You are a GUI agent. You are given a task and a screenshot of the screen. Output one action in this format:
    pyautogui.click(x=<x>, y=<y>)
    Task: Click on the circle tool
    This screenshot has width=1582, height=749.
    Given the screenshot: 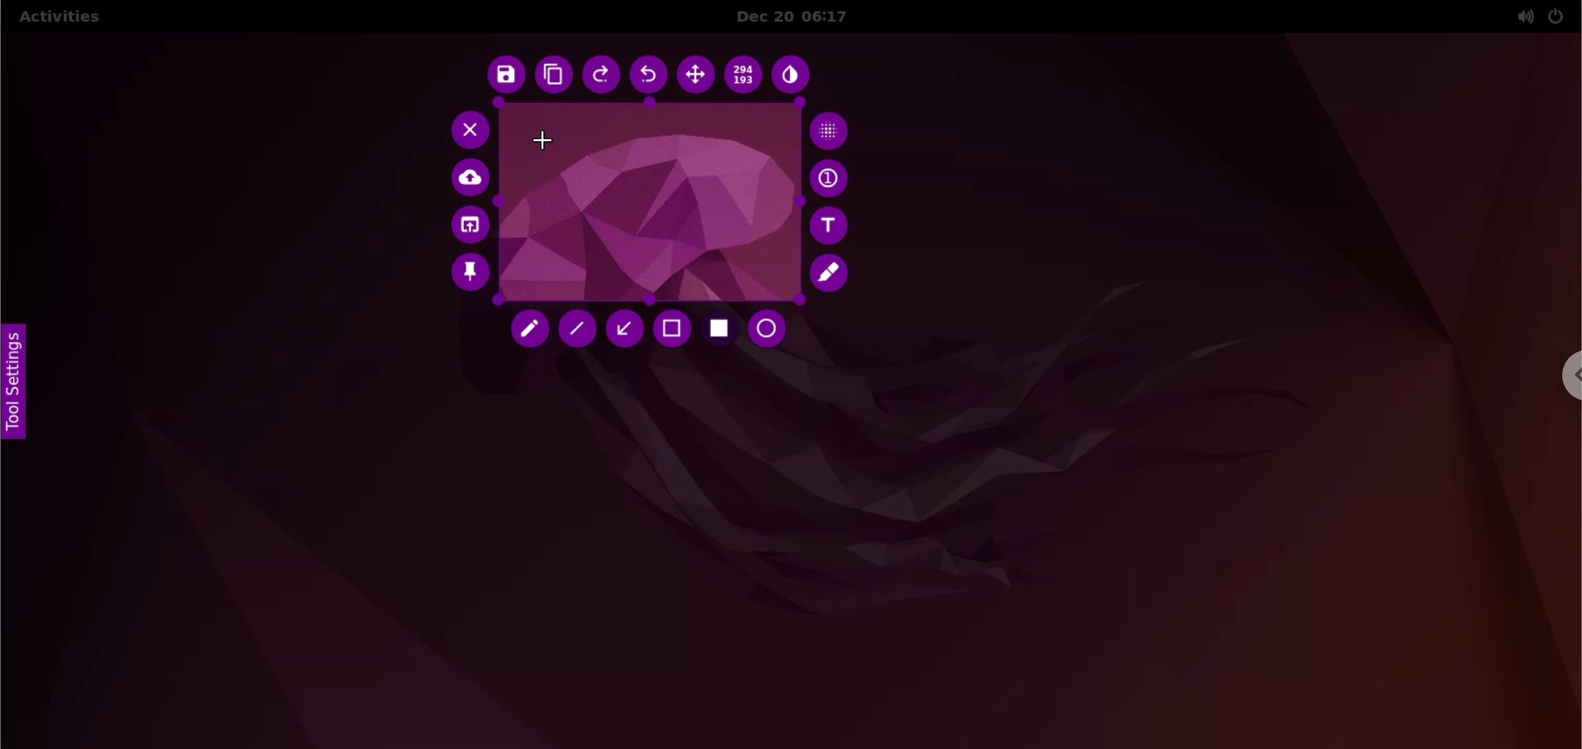 What is the action you would take?
    pyautogui.click(x=772, y=329)
    